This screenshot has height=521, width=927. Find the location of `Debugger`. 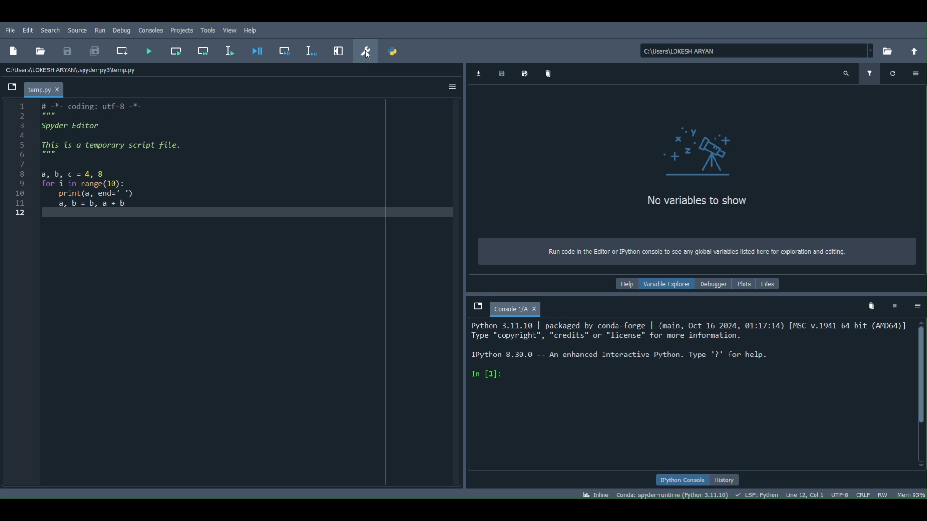

Debugger is located at coordinates (715, 284).